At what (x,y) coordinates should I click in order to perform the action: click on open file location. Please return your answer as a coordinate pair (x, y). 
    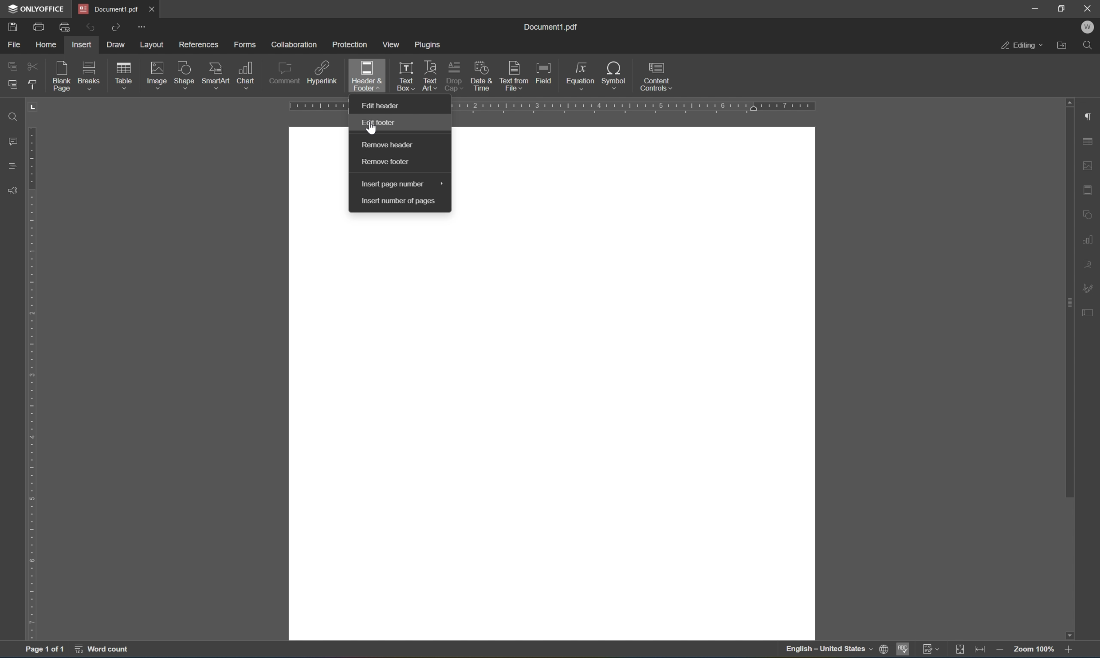
    Looking at the image, I should click on (1064, 46).